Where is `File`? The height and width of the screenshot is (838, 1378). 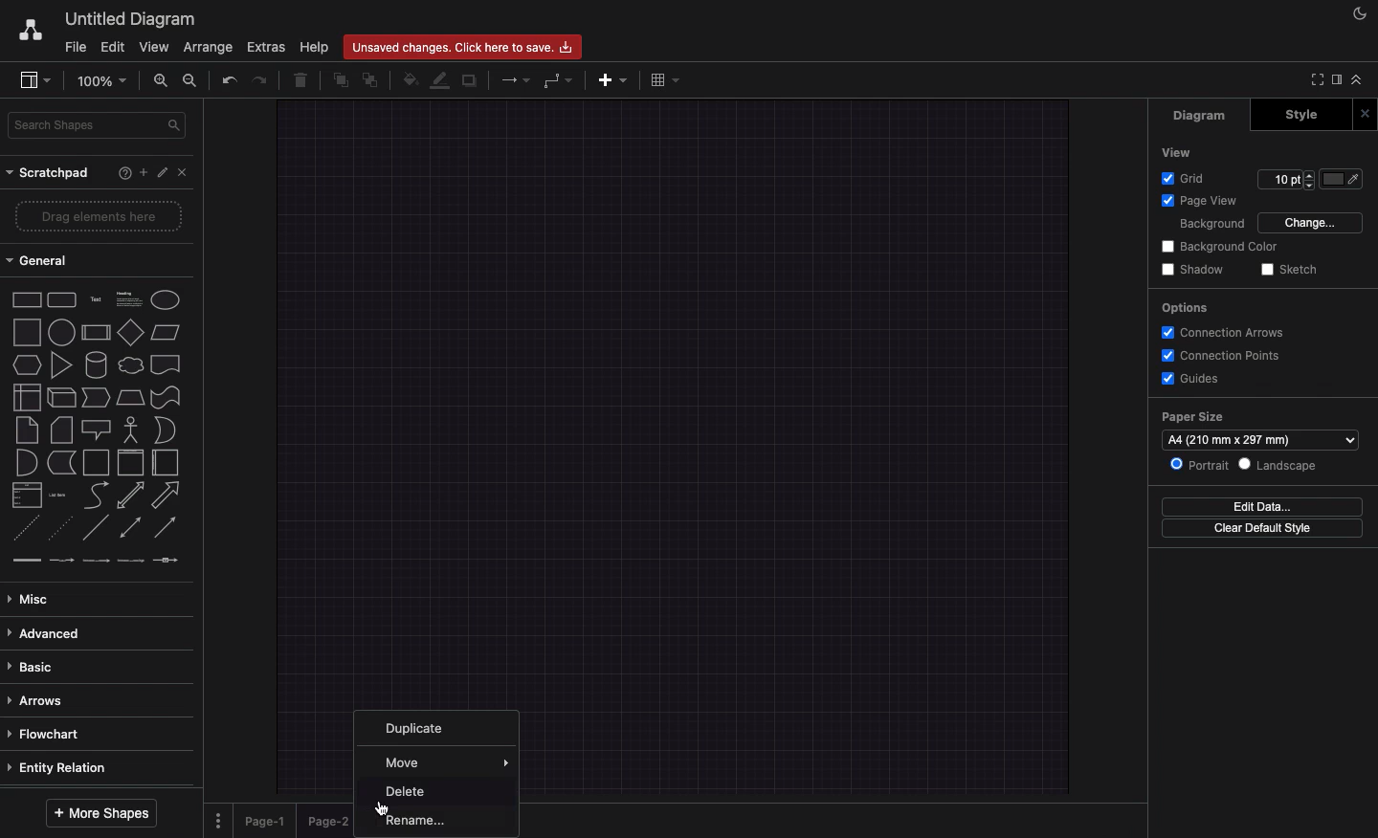 File is located at coordinates (77, 48).